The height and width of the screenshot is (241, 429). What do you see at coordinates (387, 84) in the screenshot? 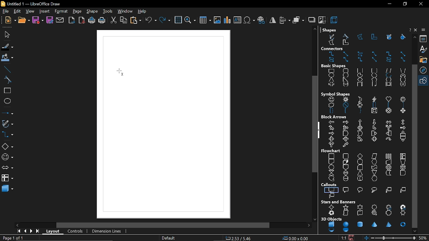
I see `frame` at bounding box center [387, 84].